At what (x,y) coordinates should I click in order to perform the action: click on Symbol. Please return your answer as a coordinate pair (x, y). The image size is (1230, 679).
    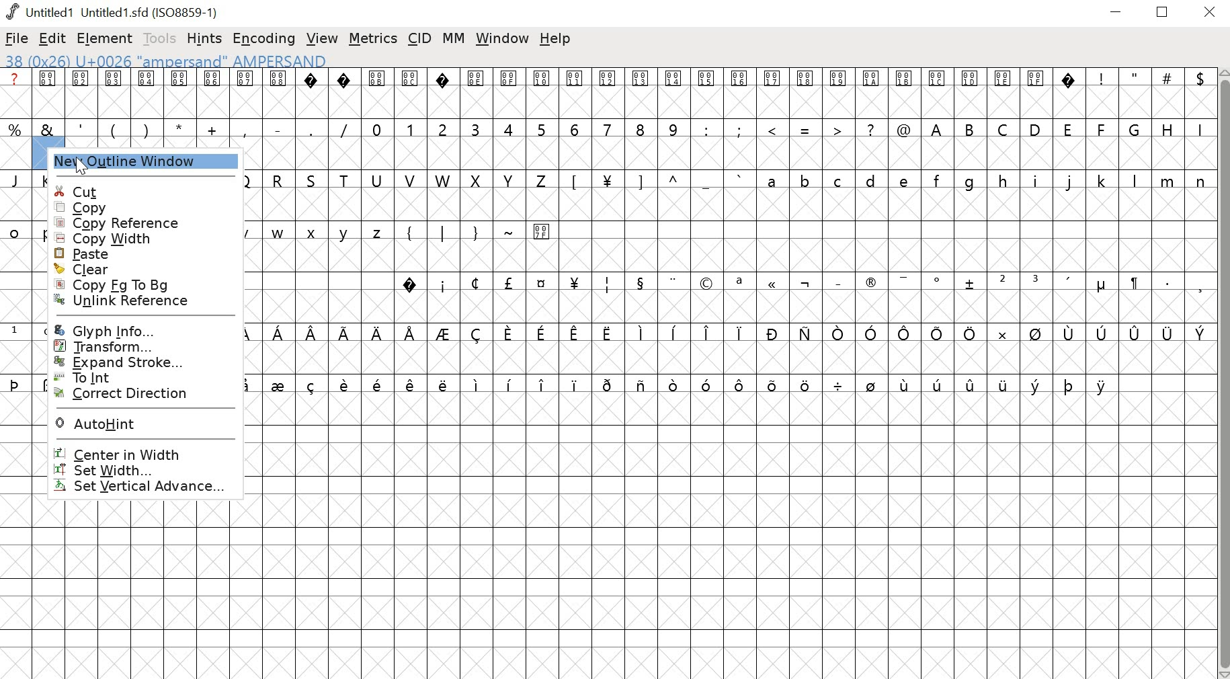
    Looking at the image, I should click on (939, 281).